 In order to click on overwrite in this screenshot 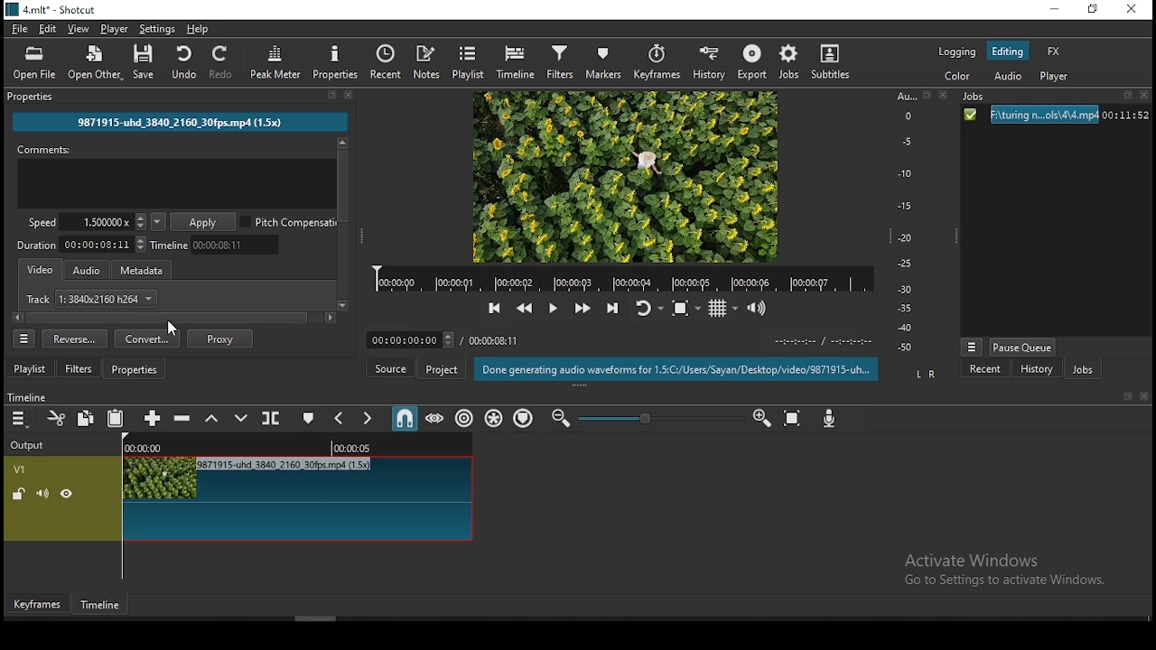, I will do `click(238, 416)`.